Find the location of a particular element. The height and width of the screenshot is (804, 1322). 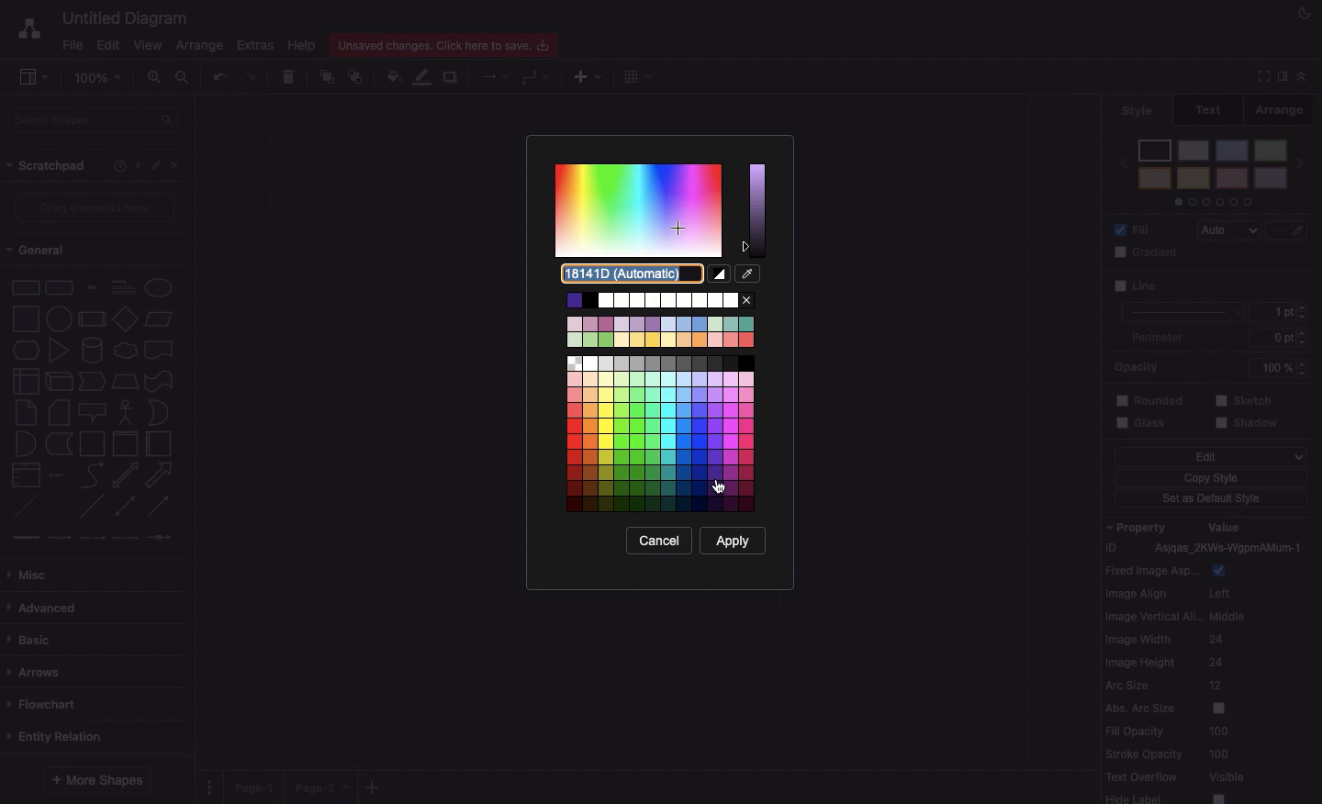

circle is located at coordinates (58, 318).